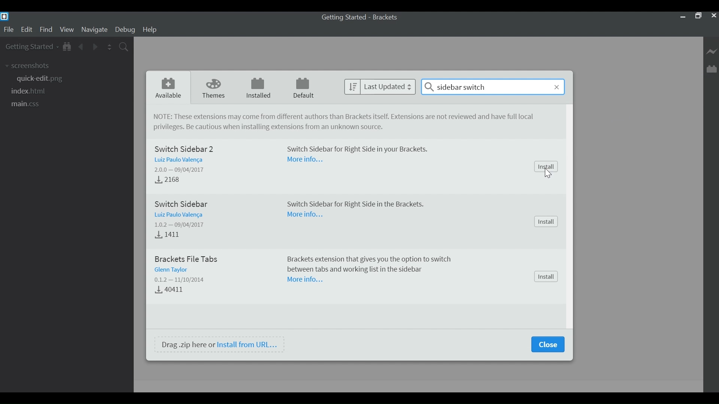 The height and width of the screenshot is (404, 719). What do you see at coordinates (151, 30) in the screenshot?
I see `Help` at bounding box center [151, 30].